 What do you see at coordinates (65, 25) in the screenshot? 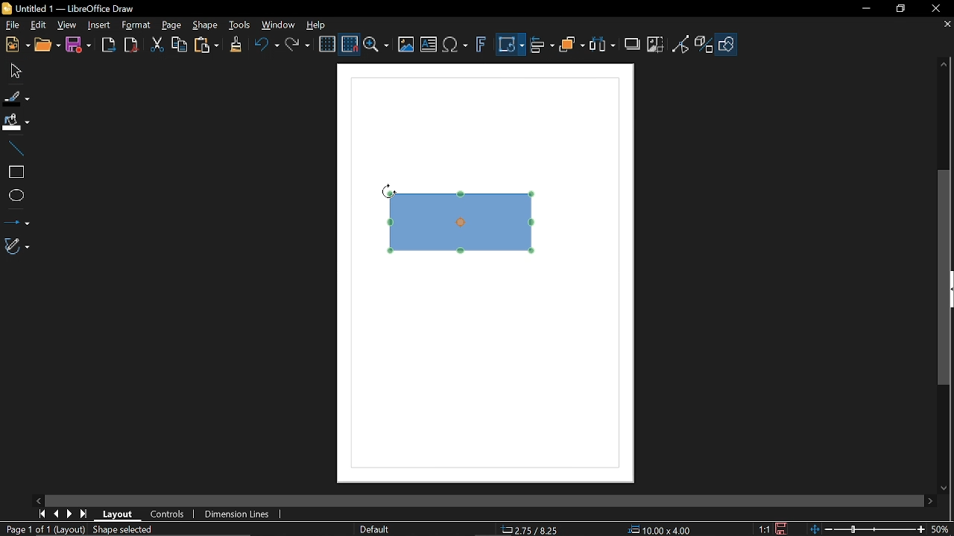
I see `View` at bounding box center [65, 25].